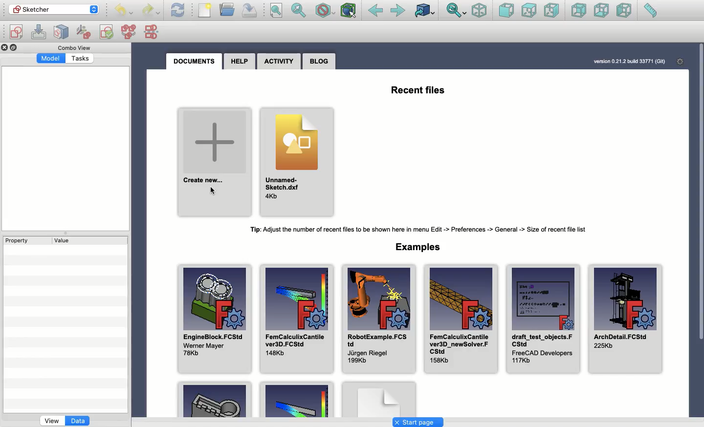 The width and height of the screenshot is (704, 427). Describe the element at coordinates (299, 10) in the screenshot. I see `Fit selection` at that location.